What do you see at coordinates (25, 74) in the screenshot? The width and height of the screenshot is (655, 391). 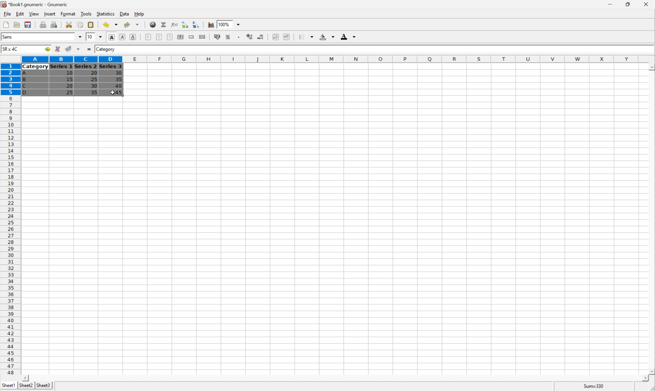 I see `A` at bounding box center [25, 74].